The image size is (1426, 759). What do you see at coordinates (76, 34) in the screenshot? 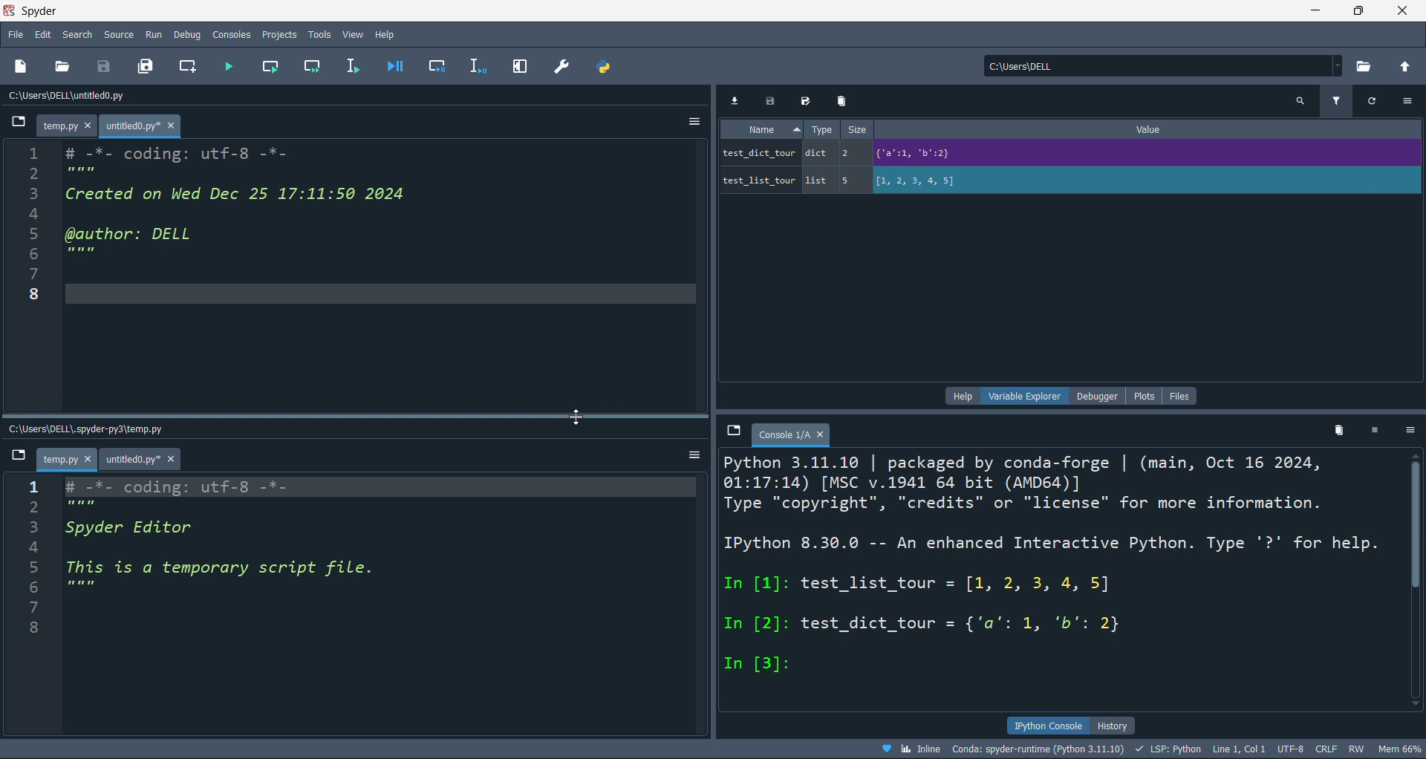
I see `search` at bounding box center [76, 34].